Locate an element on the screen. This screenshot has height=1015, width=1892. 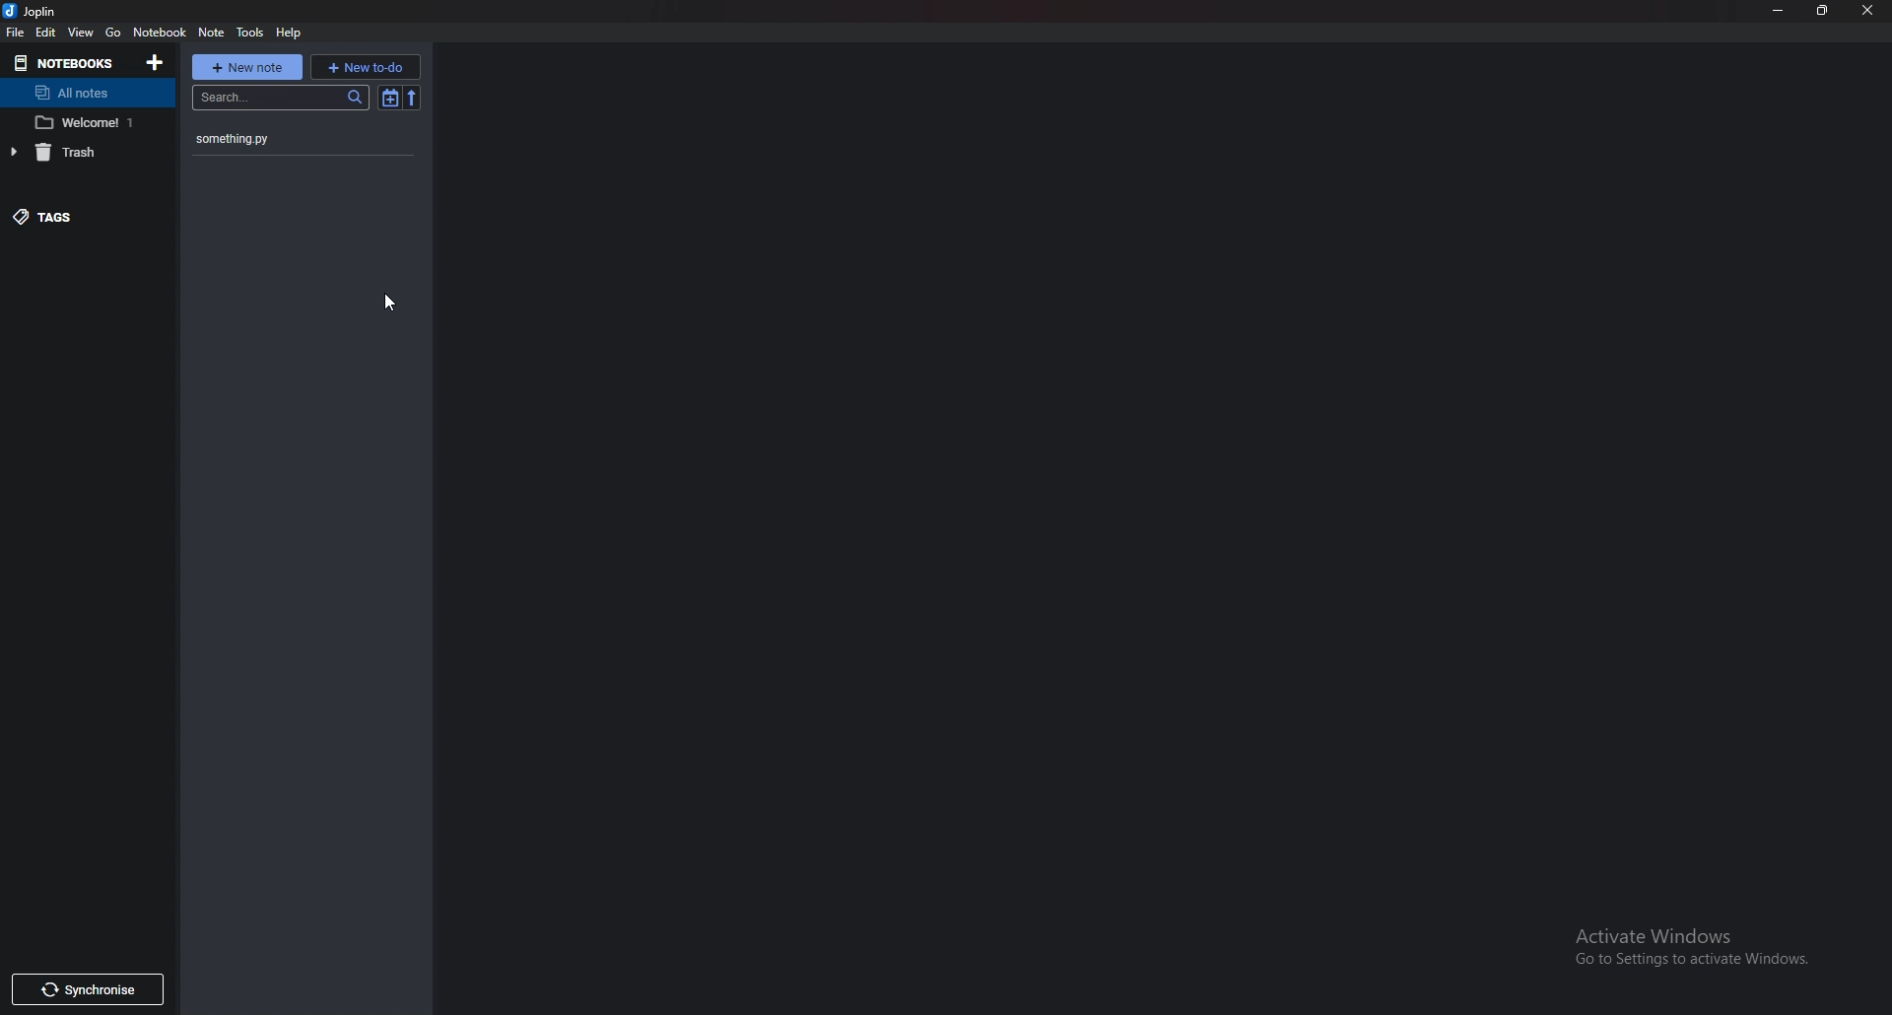
note is located at coordinates (211, 32).